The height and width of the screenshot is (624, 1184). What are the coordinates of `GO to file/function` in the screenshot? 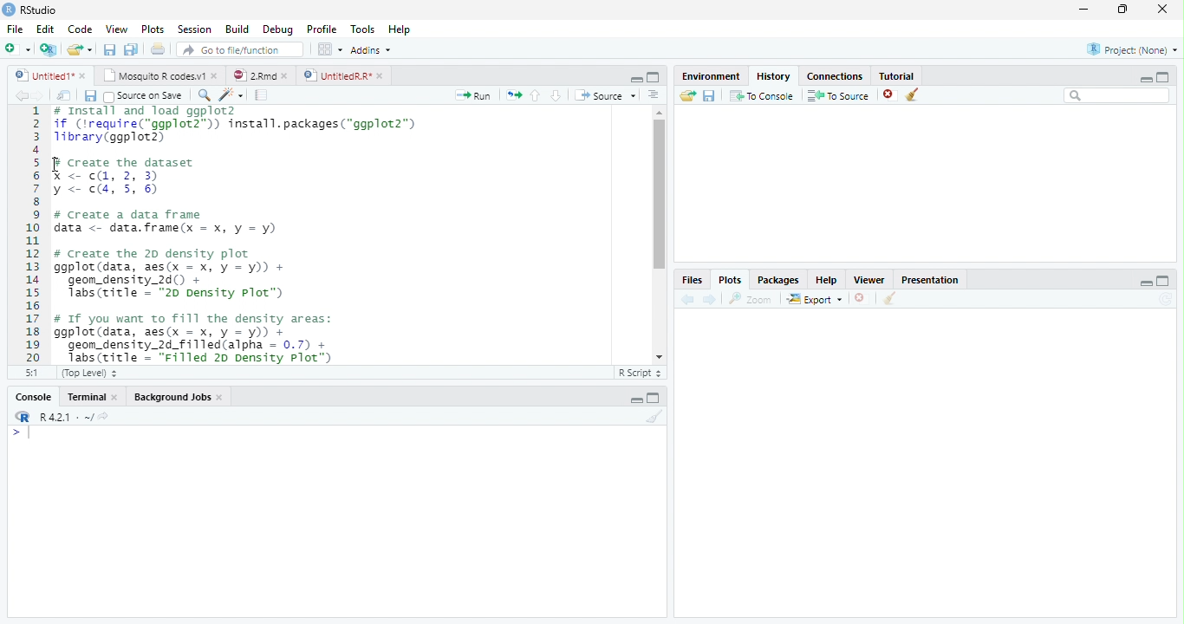 It's located at (237, 49).